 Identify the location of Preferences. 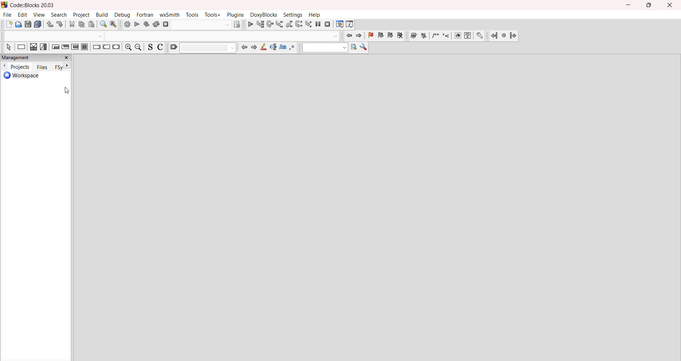
(480, 35).